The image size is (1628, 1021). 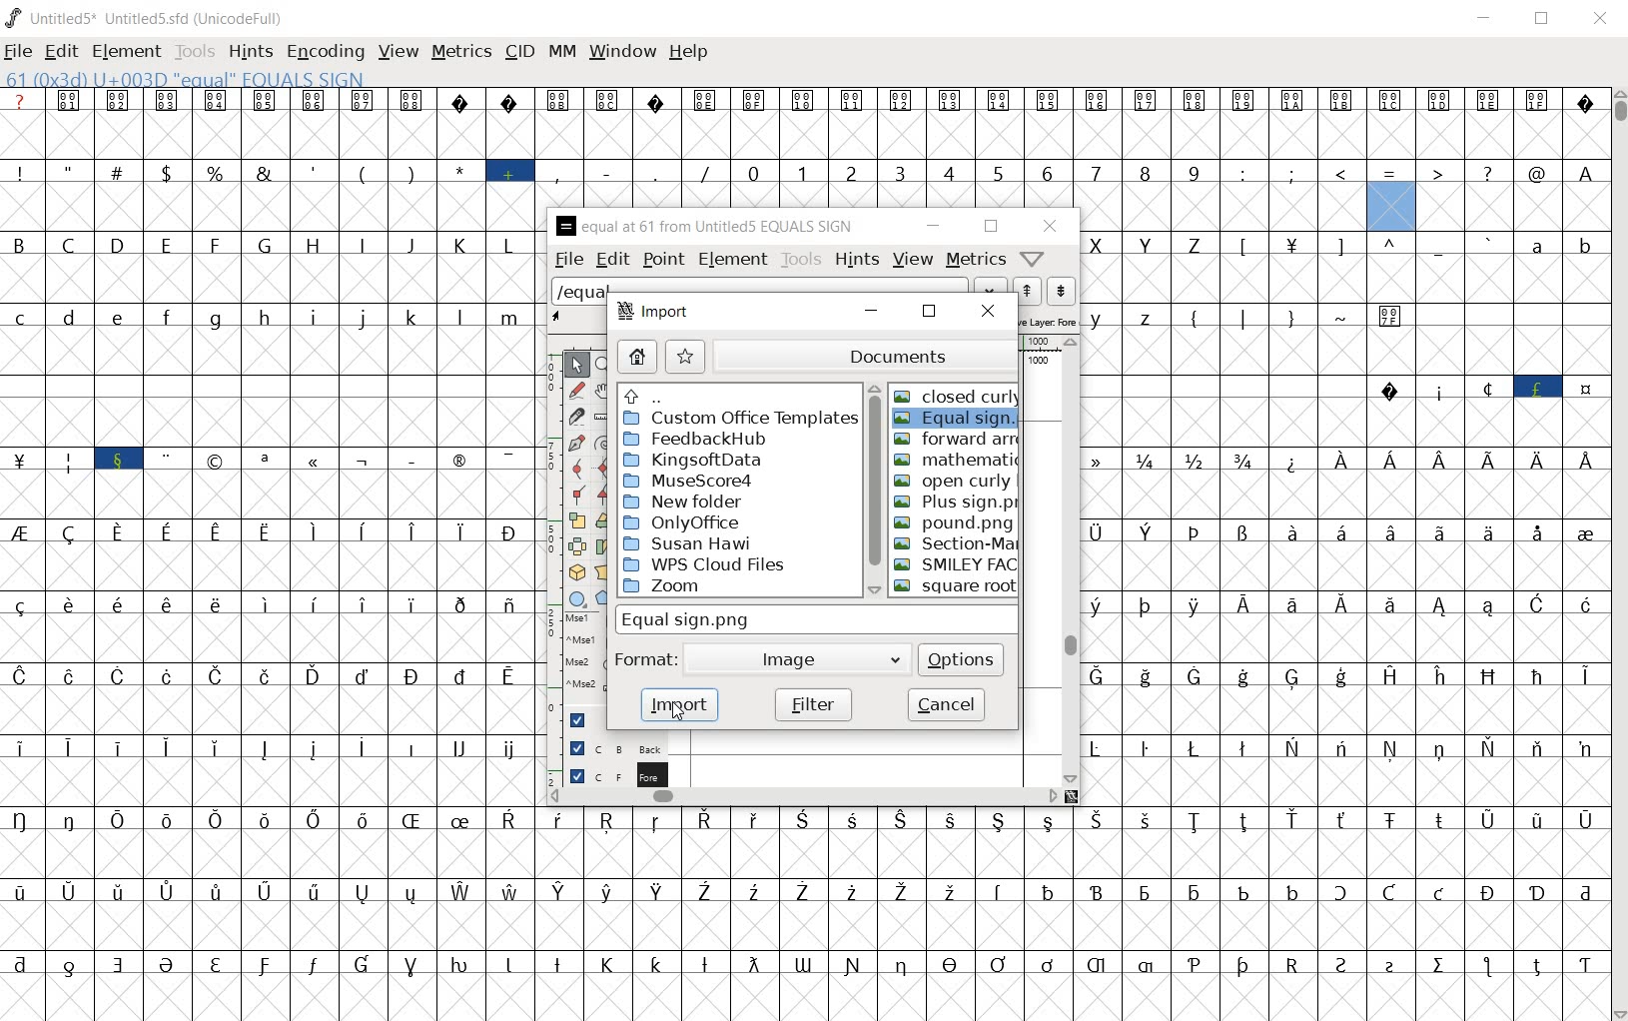 What do you see at coordinates (661, 260) in the screenshot?
I see `point` at bounding box center [661, 260].